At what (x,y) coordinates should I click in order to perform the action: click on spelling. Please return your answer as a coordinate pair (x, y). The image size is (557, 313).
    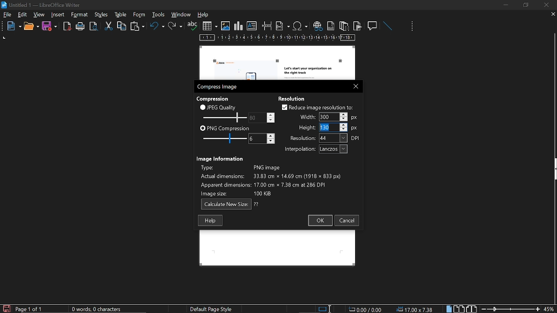
    Looking at the image, I should click on (192, 26).